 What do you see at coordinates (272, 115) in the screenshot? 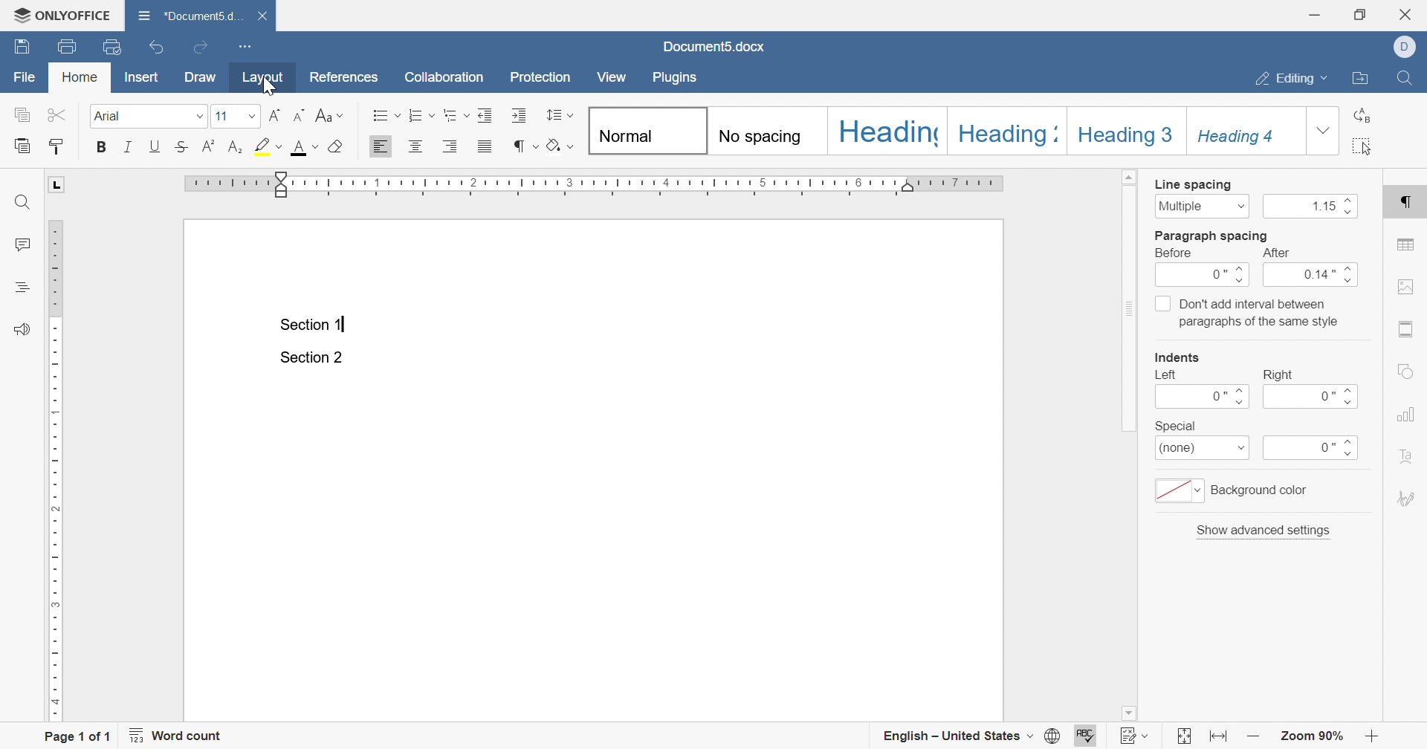
I see `increase indent` at bounding box center [272, 115].